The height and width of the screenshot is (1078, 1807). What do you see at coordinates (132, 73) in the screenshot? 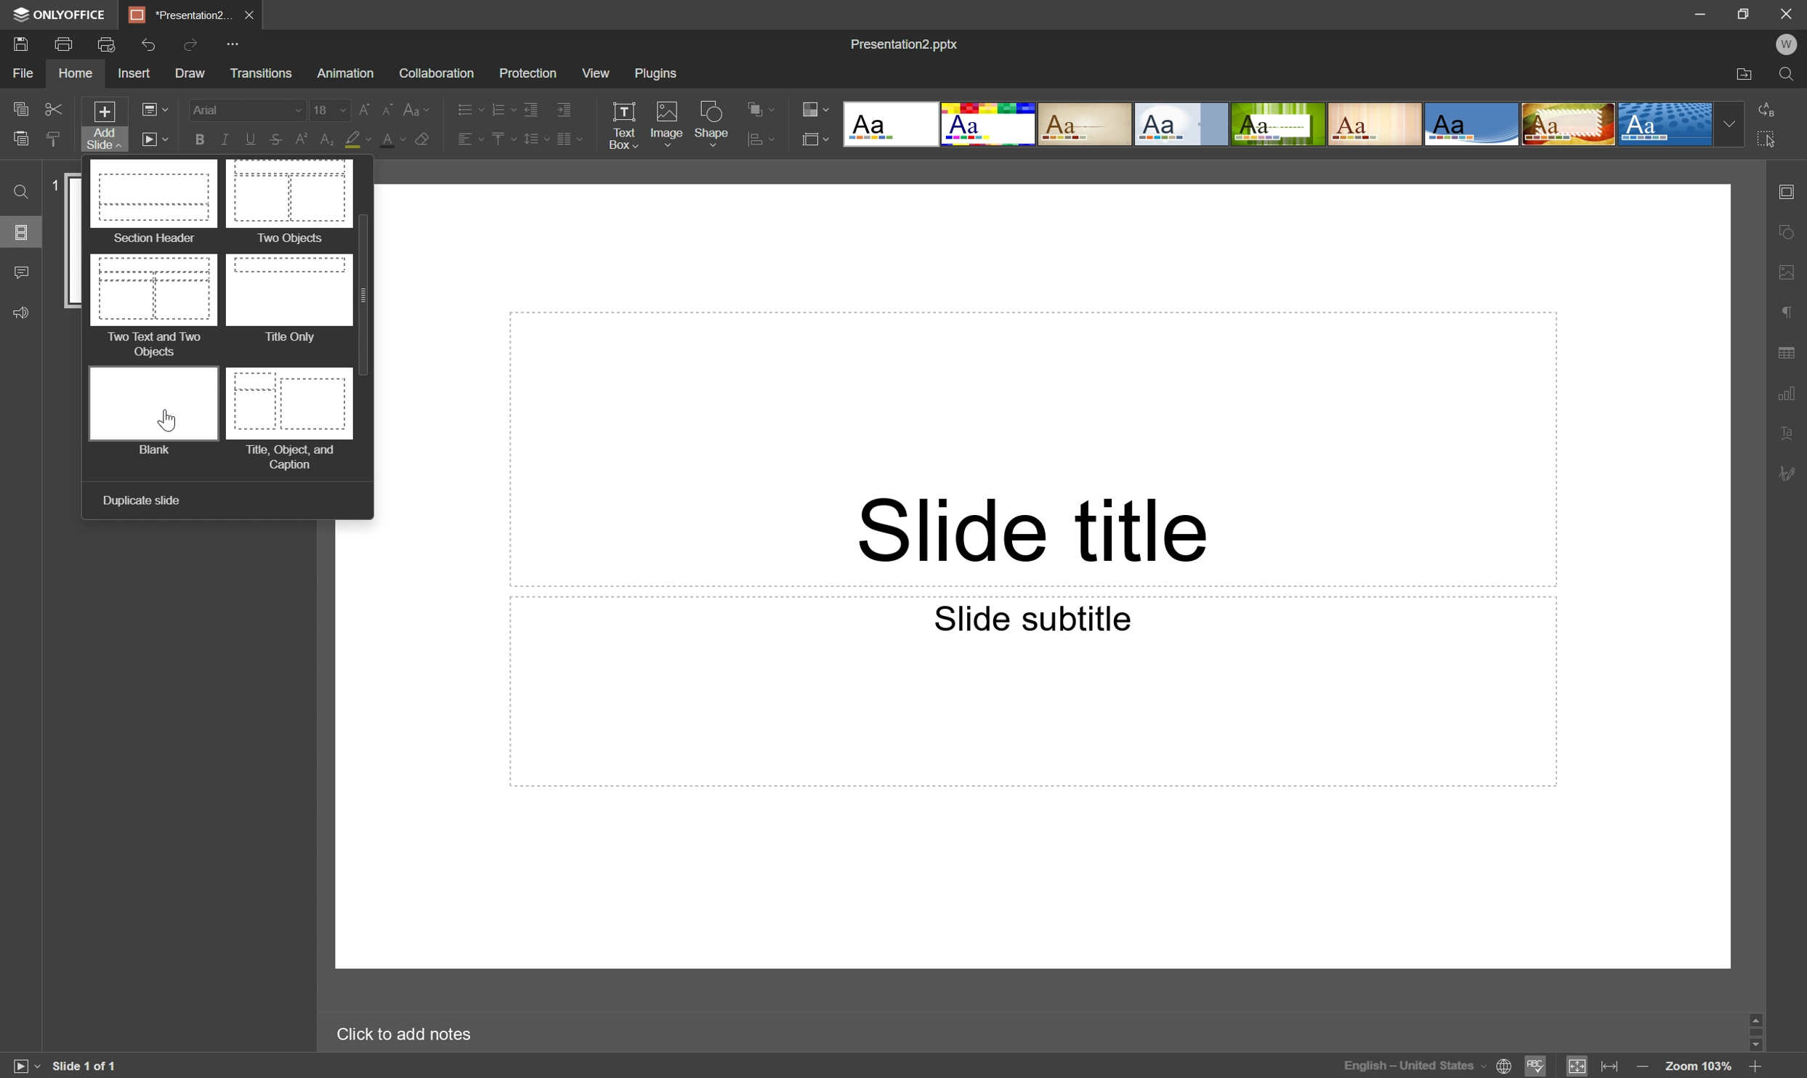
I see `Insert` at bounding box center [132, 73].